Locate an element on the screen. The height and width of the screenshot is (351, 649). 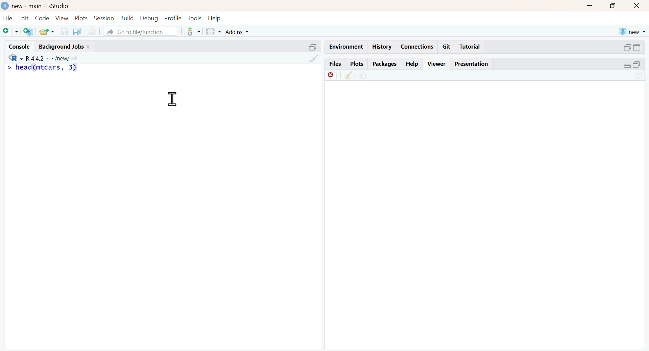
Background Jobs is located at coordinates (71, 45).